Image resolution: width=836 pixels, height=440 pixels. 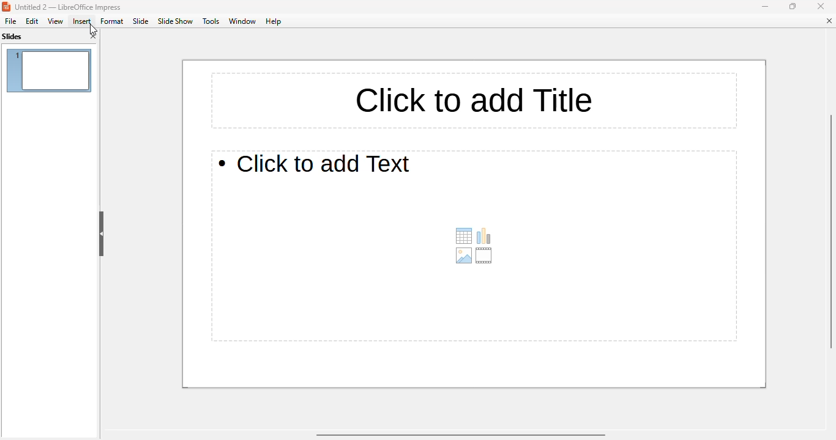 What do you see at coordinates (793, 6) in the screenshot?
I see `maximize` at bounding box center [793, 6].